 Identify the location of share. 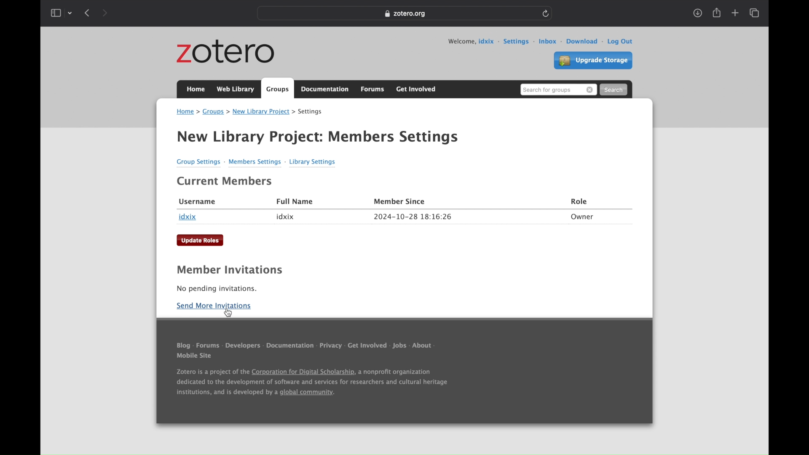
(716, 13).